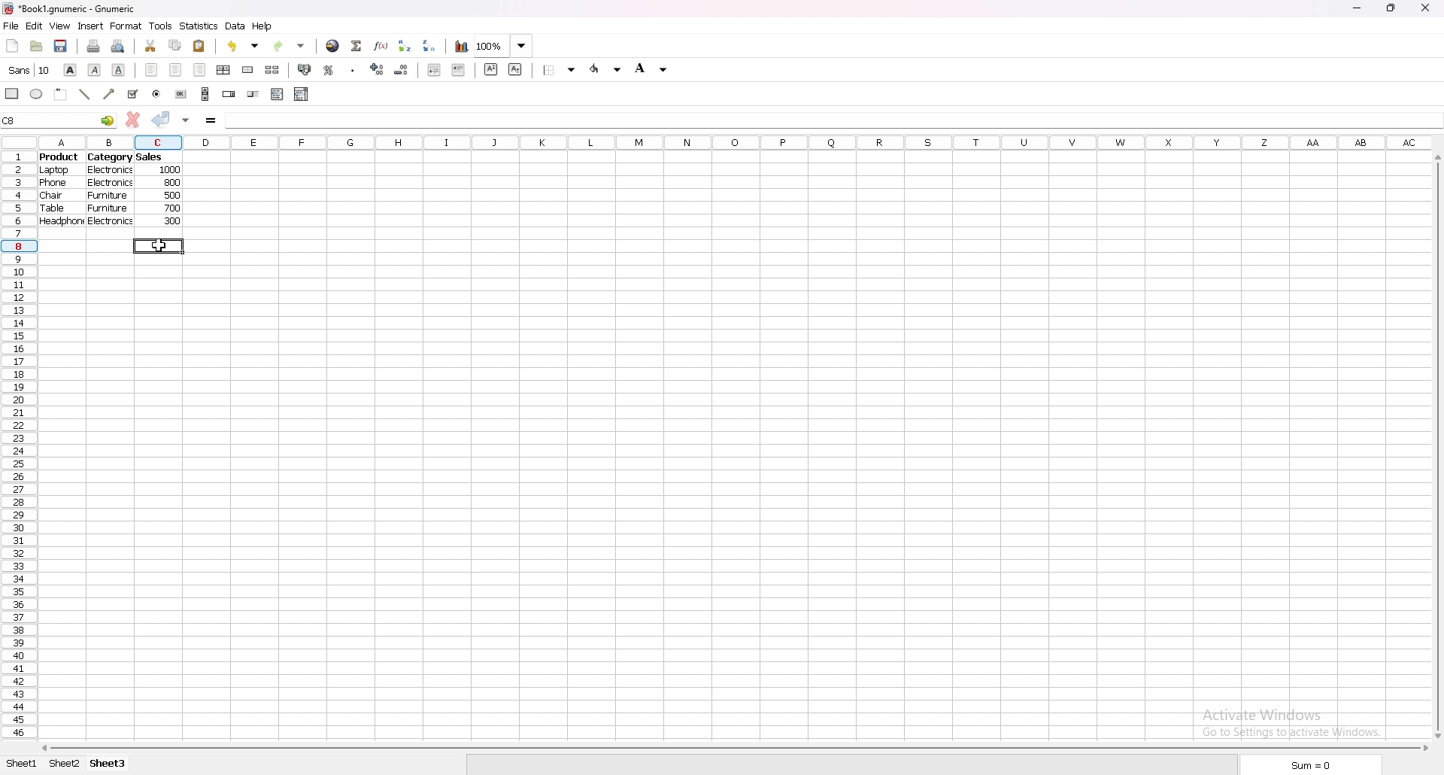  Describe the element at coordinates (378, 71) in the screenshot. I see `increase decimal` at that location.